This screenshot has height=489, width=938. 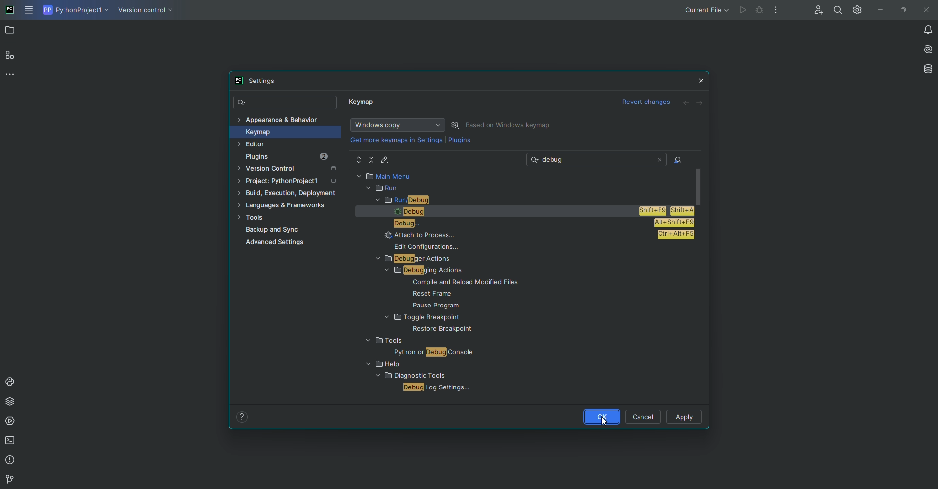 I want to click on FOLDER NAME, so click(x=408, y=341).